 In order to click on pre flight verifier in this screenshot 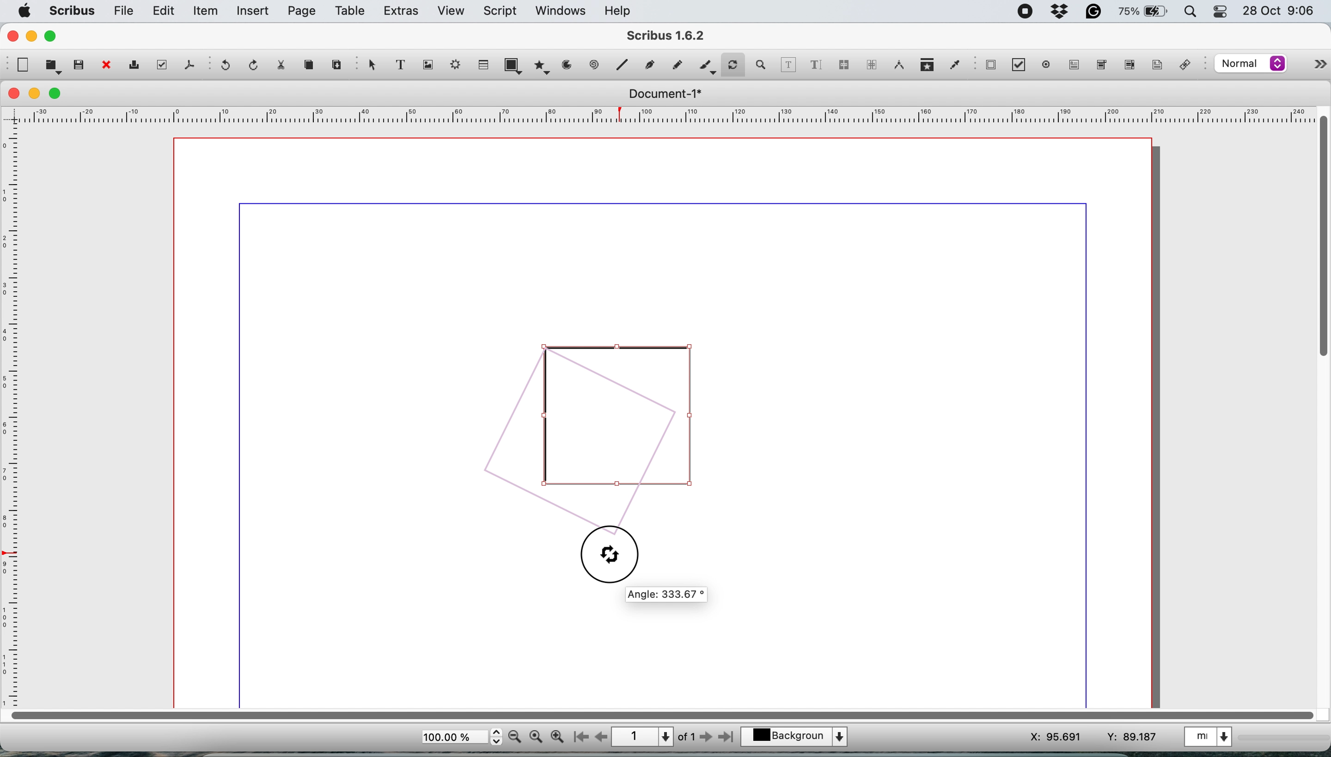, I will do `click(163, 66)`.